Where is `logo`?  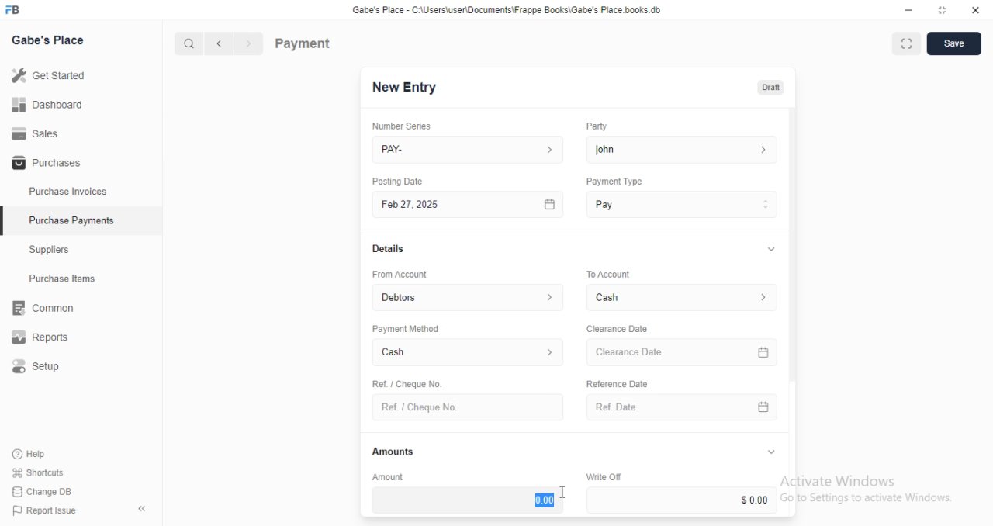
logo is located at coordinates (17, 10).